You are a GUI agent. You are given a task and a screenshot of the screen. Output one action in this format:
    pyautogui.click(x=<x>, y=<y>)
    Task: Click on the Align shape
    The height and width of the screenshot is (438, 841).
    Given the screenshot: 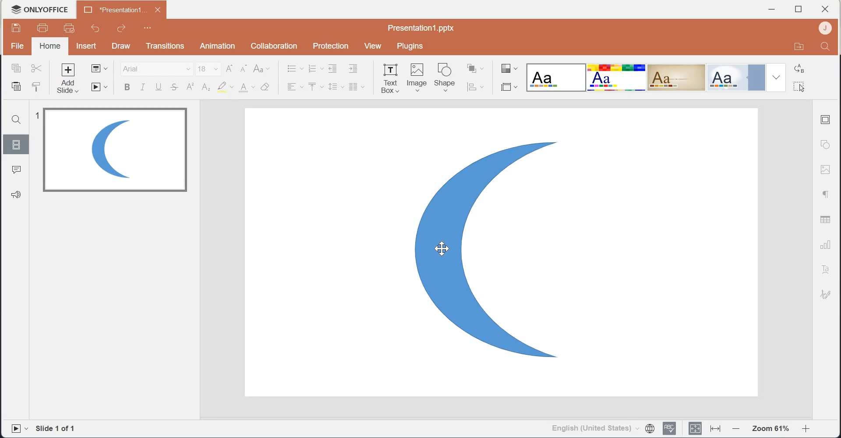 What is the action you would take?
    pyautogui.click(x=478, y=88)
    